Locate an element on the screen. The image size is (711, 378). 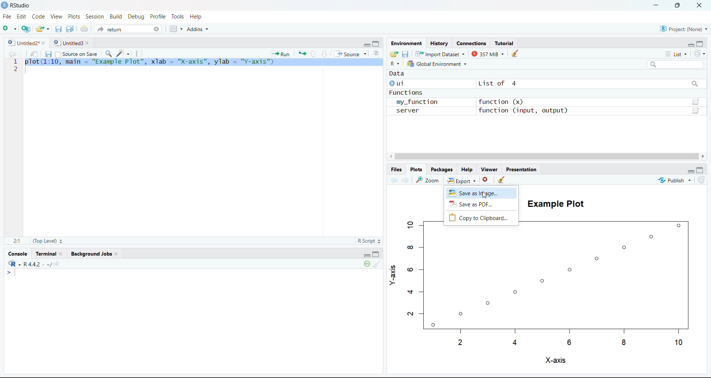
plot(1:10, main = "Example Plot", xlab = "X-axis", ylab = "y-axis") is located at coordinates (203, 62).